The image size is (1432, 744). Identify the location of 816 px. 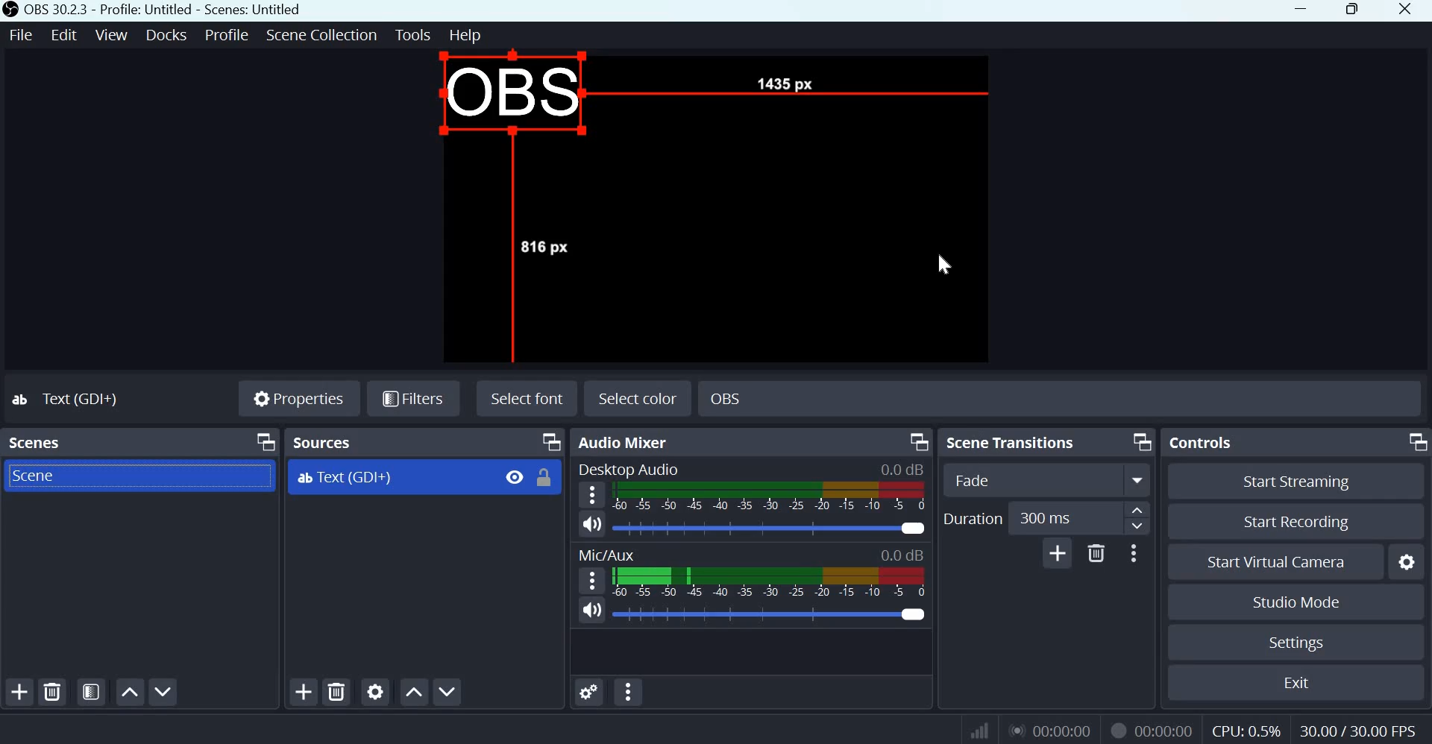
(547, 245).